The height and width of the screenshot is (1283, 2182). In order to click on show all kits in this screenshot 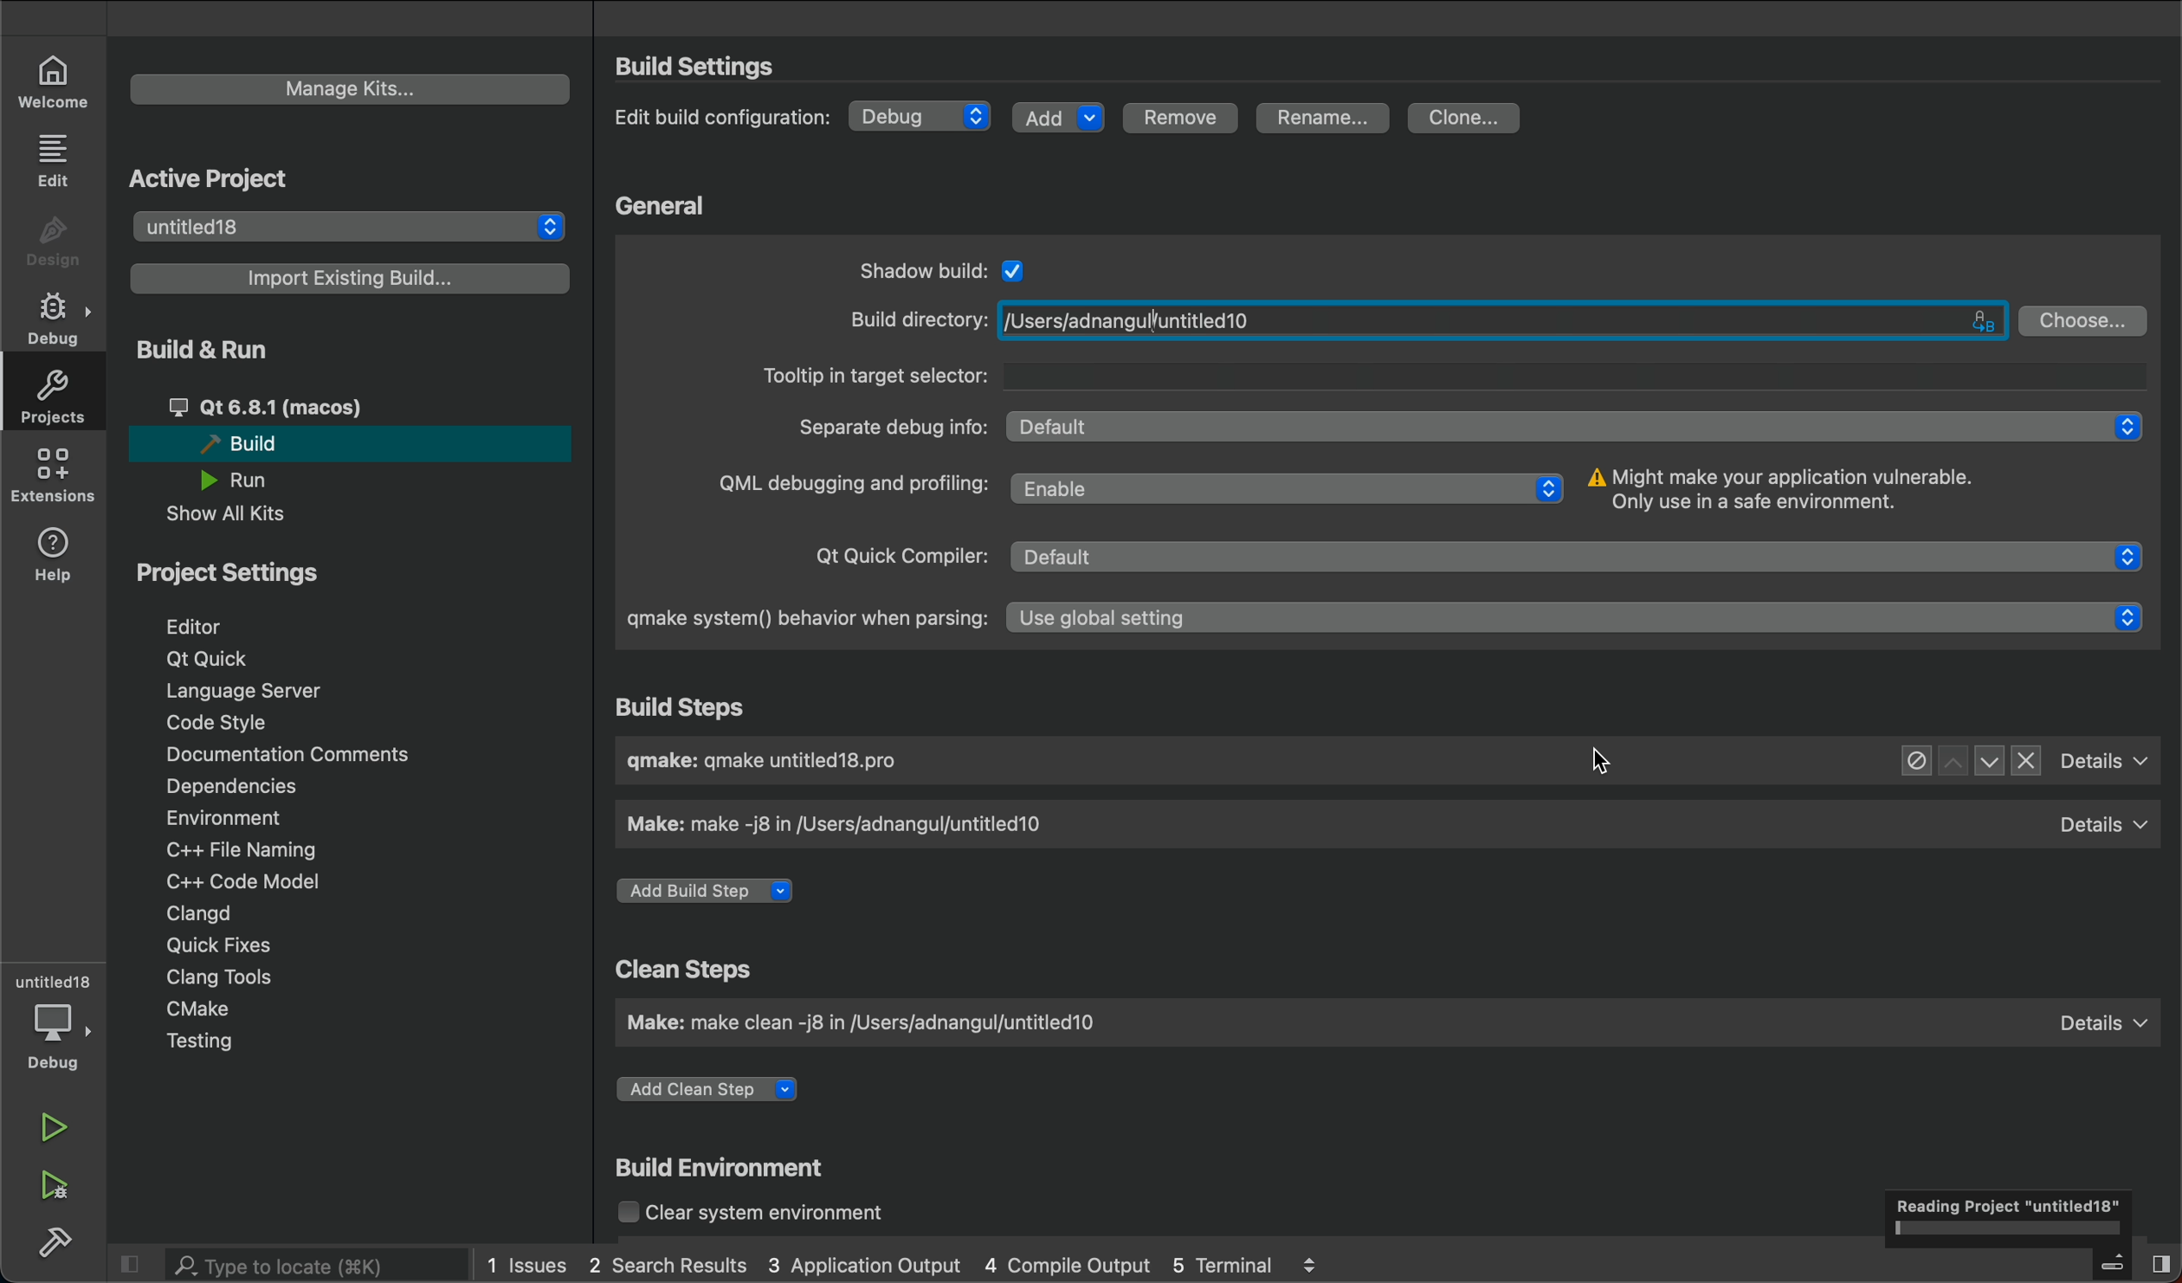, I will do `click(225, 516)`.